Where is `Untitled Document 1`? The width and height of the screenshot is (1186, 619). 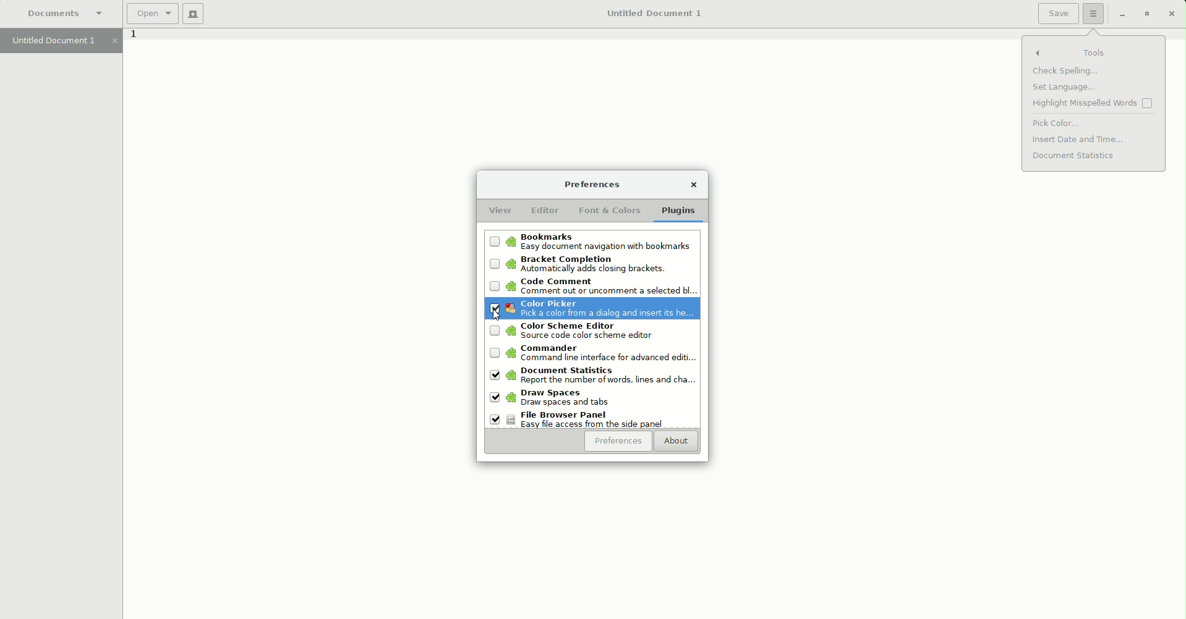 Untitled Document 1 is located at coordinates (652, 14).